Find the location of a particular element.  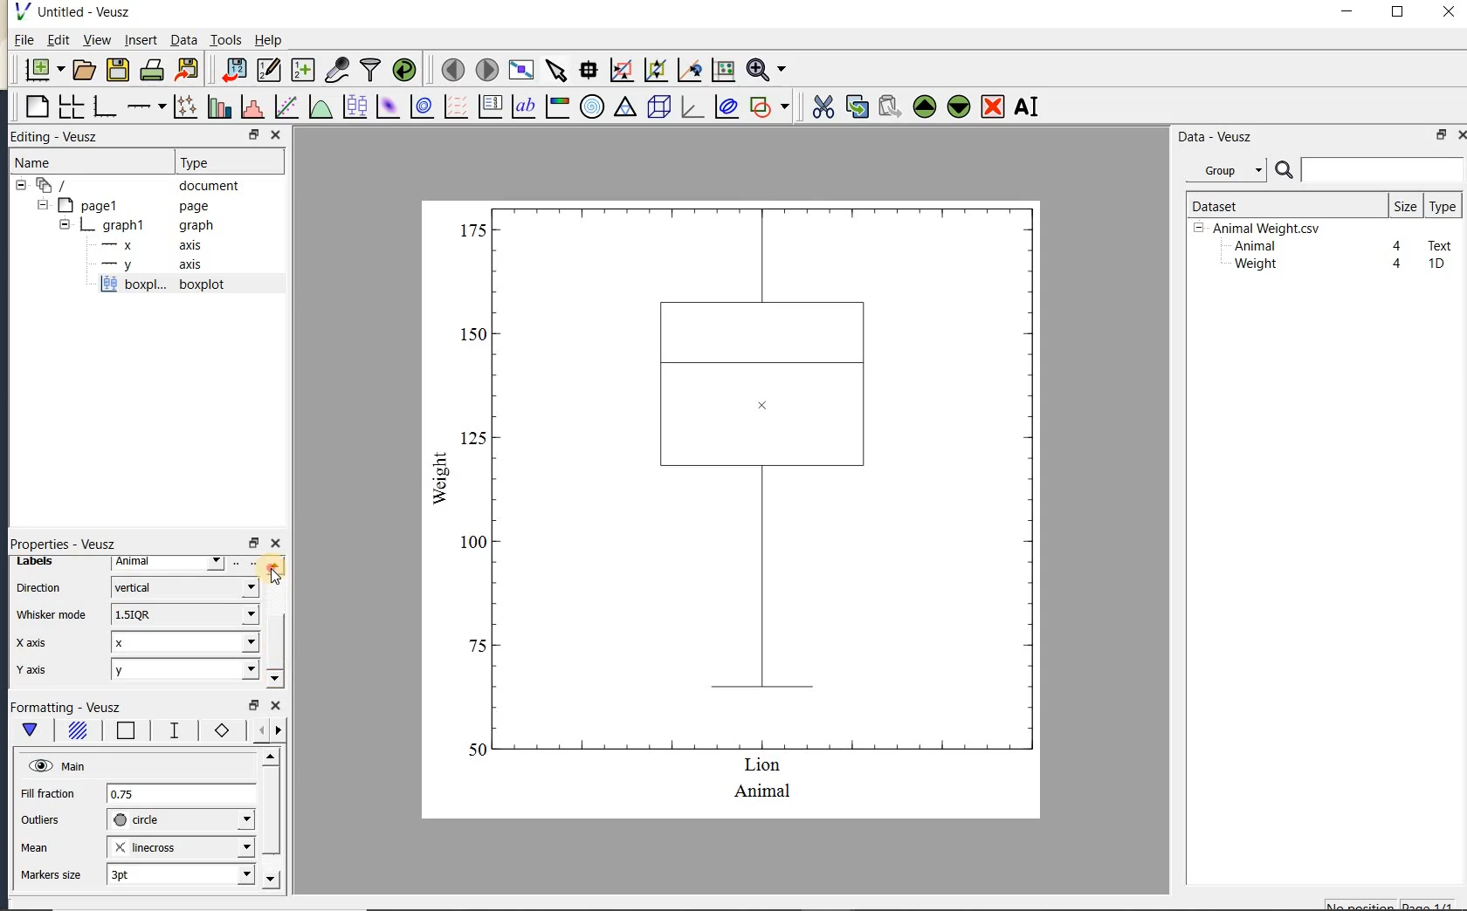

close is located at coordinates (276, 707).